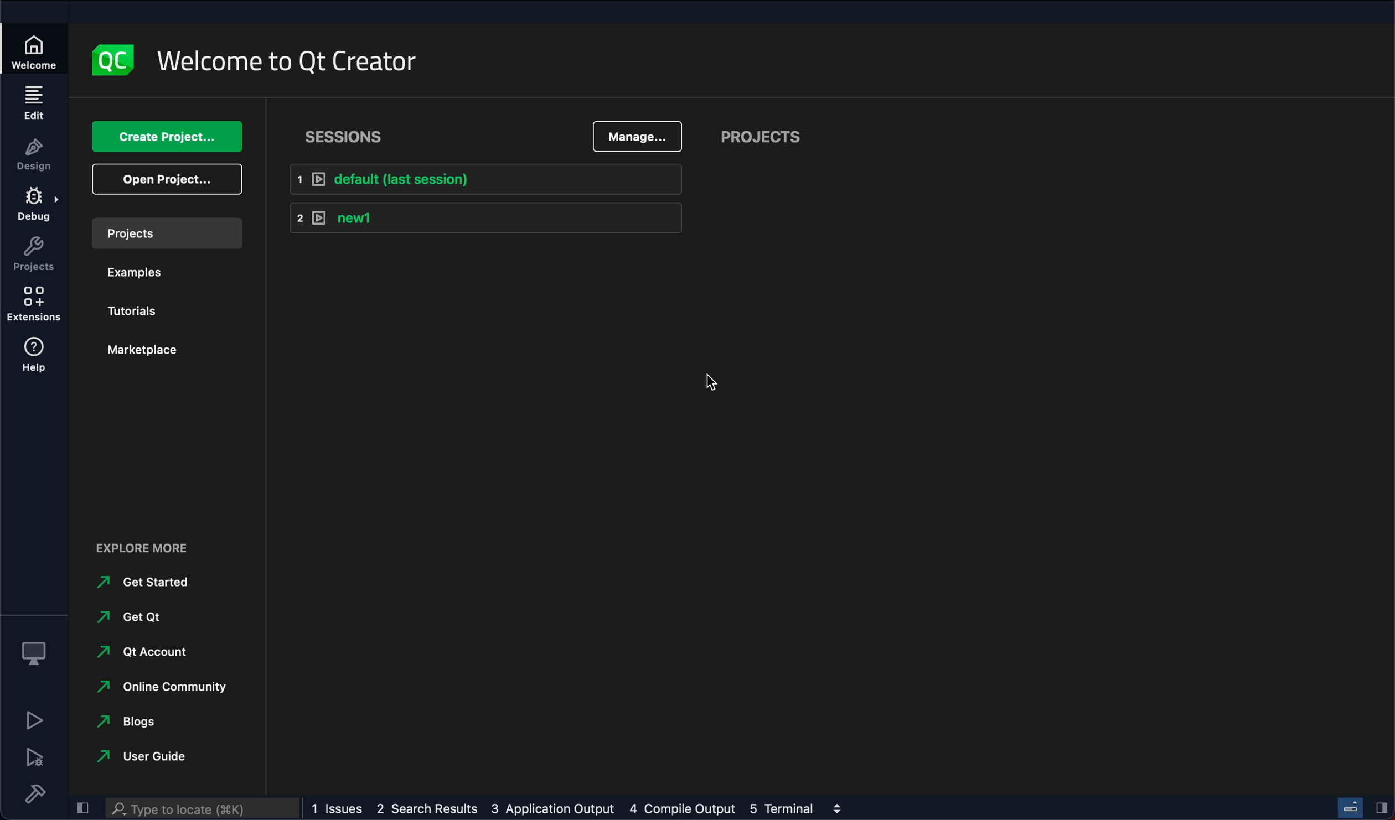 The height and width of the screenshot is (820, 1395). Describe the element at coordinates (166, 182) in the screenshot. I see `open ` at that location.